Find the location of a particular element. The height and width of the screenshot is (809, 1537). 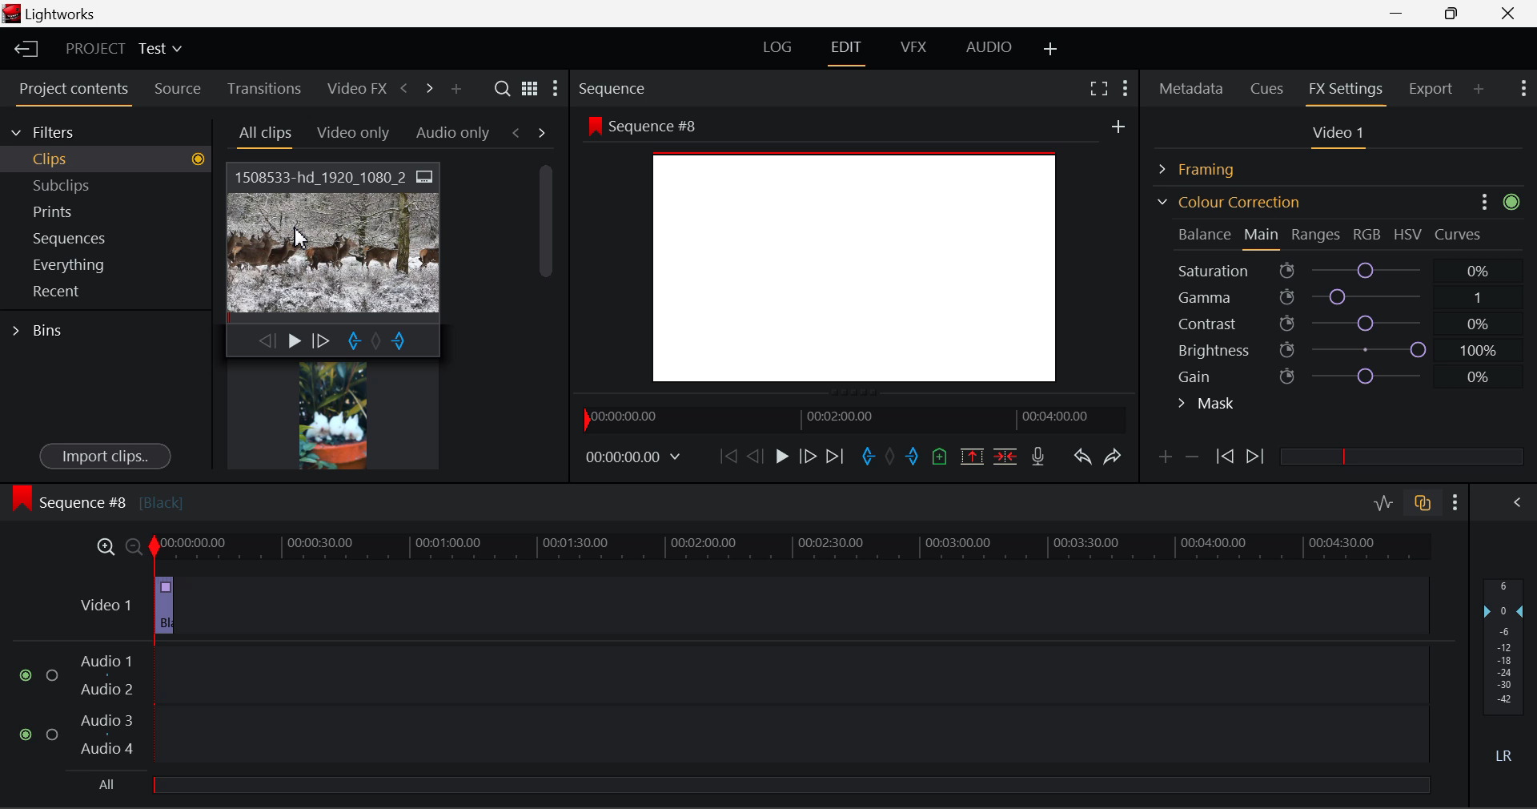

Brightness is located at coordinates (1340, 347).